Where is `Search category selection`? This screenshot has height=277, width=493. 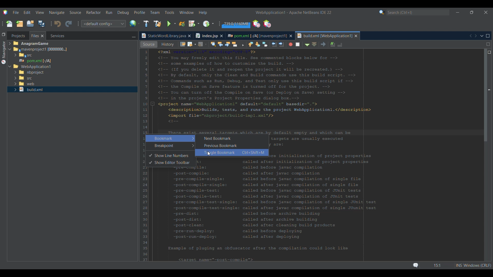
Search category selection is located at coordinates (382, 12).